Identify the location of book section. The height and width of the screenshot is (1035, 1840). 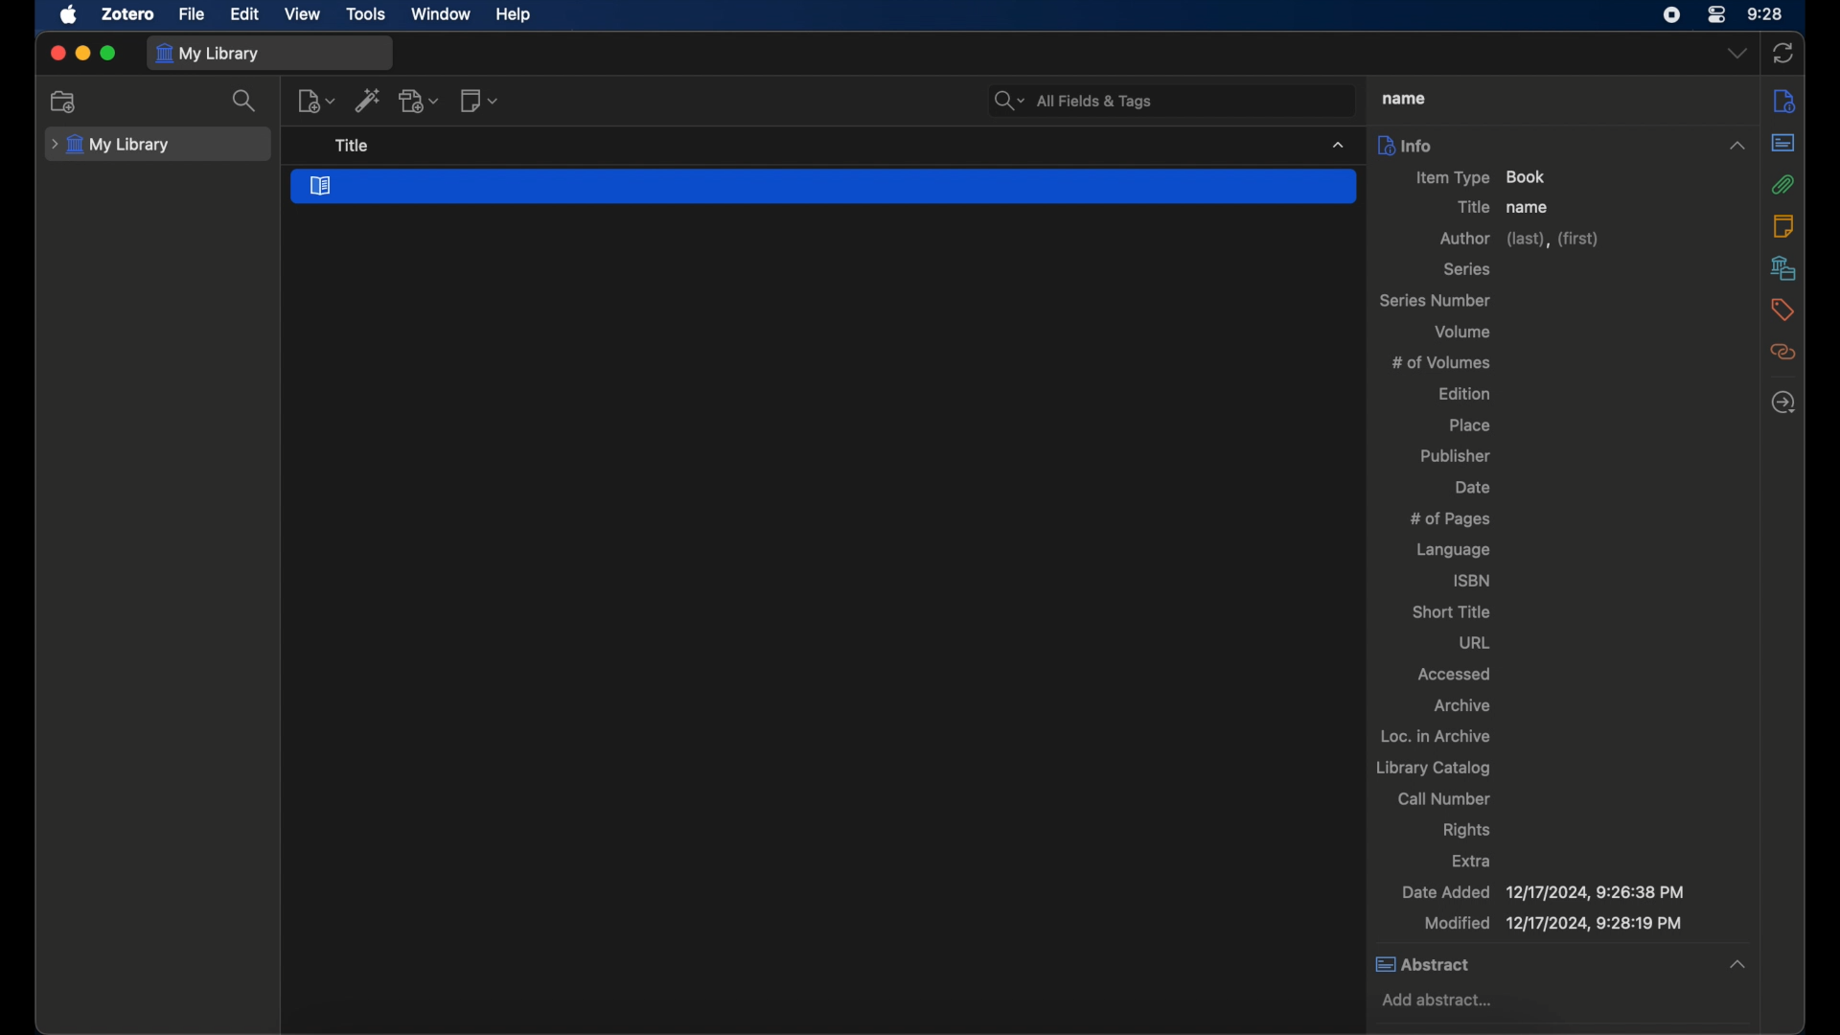
(822, 187).